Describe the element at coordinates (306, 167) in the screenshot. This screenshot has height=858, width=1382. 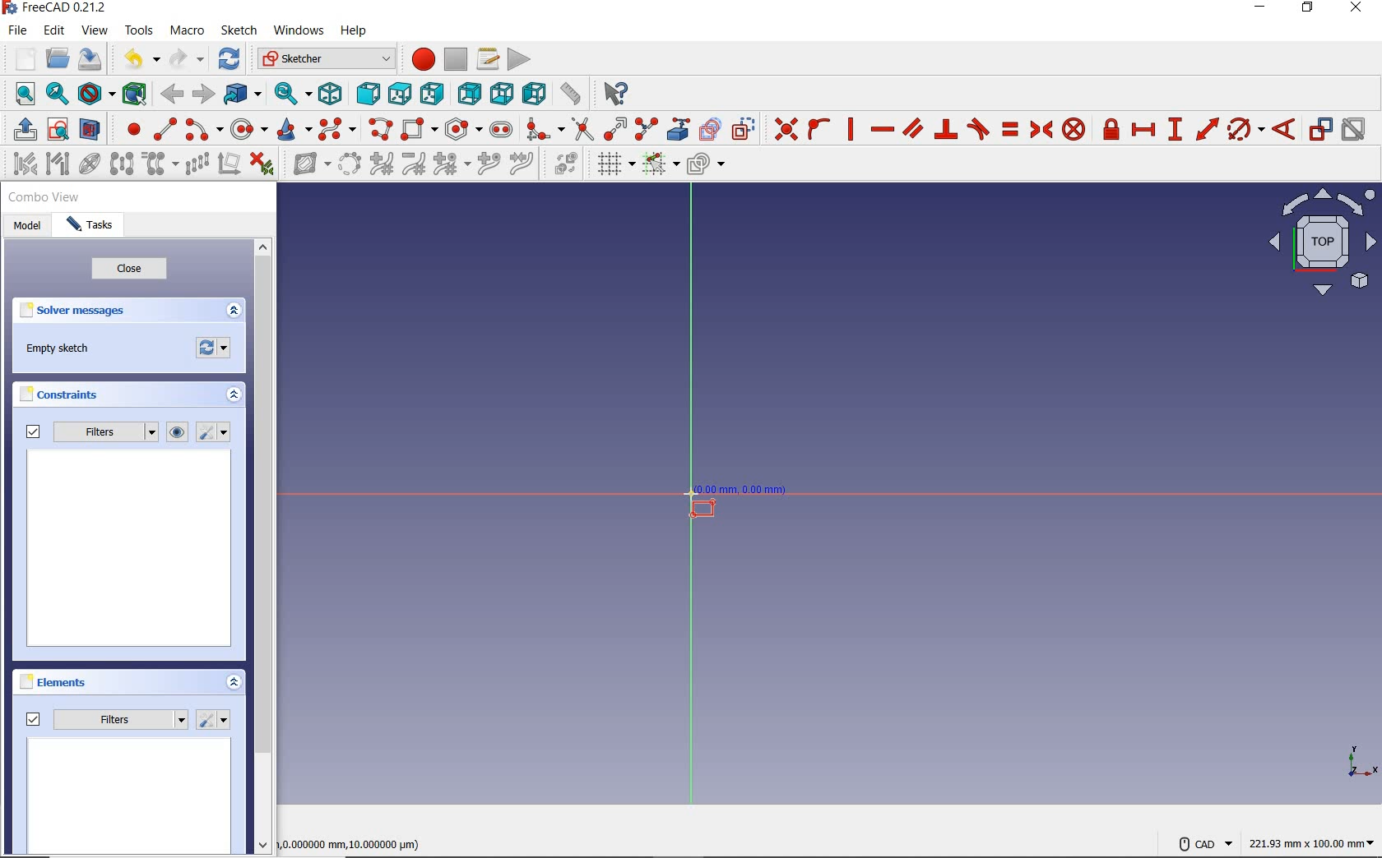
I see `show/hide b-splineinformation layer` at that location.